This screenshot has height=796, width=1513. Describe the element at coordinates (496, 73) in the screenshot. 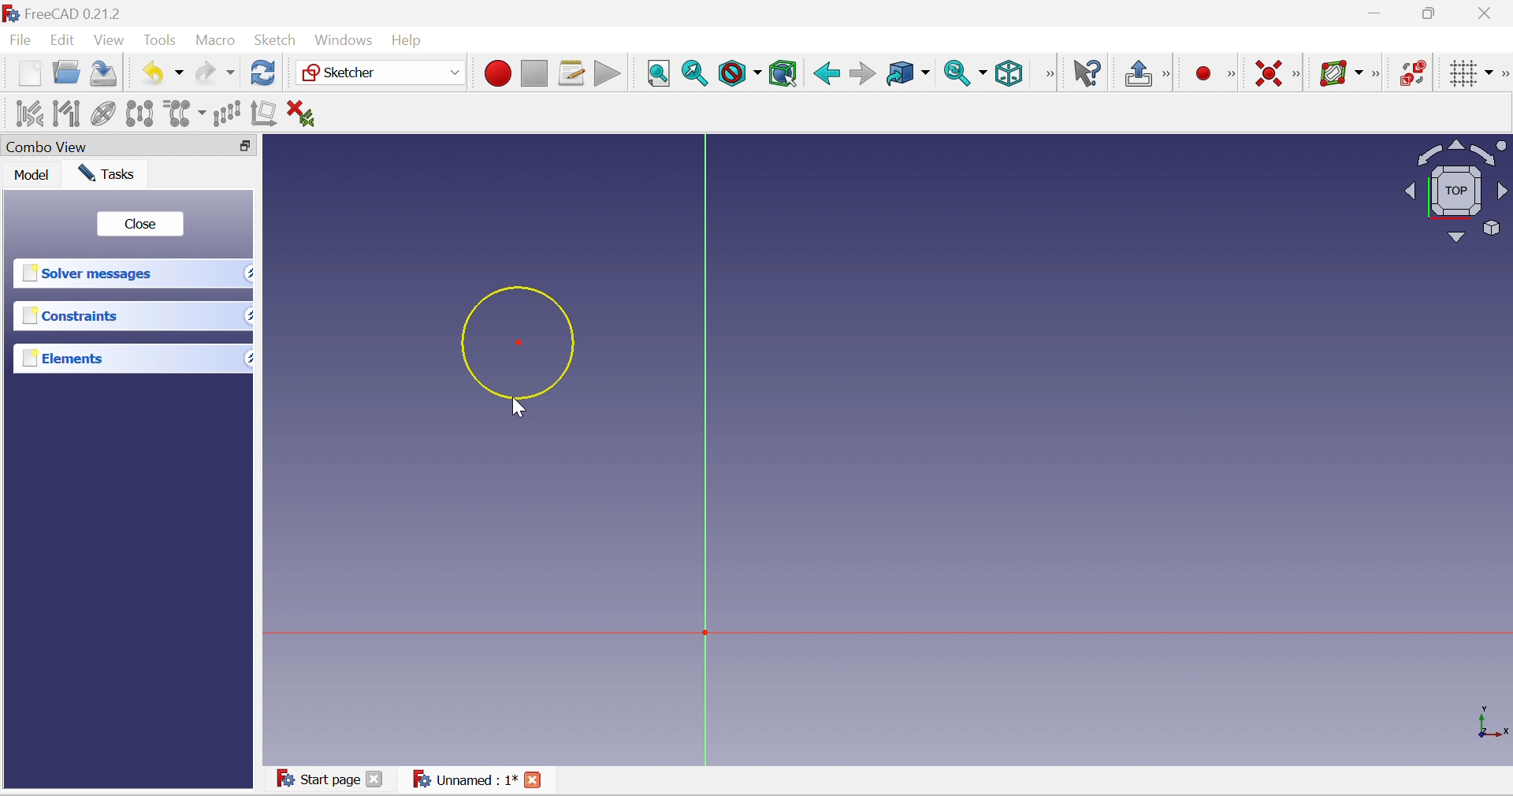

I see `Macro recording` at that location.